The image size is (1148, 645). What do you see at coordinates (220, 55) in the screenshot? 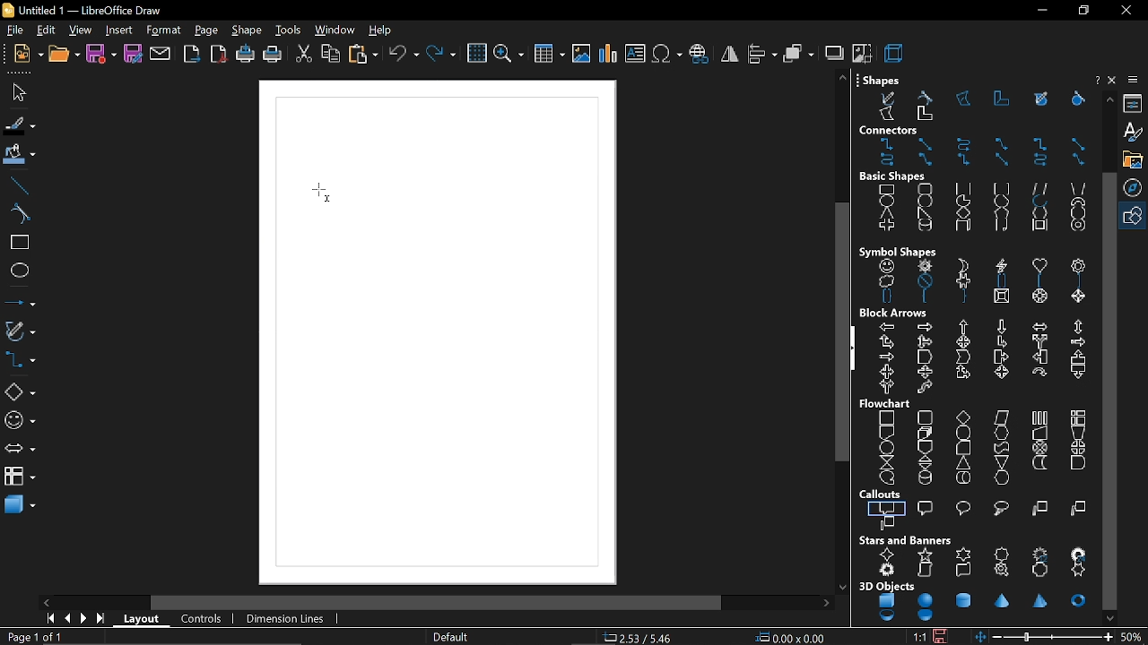
I see `export as pdf` at bounding box center [220, 55].